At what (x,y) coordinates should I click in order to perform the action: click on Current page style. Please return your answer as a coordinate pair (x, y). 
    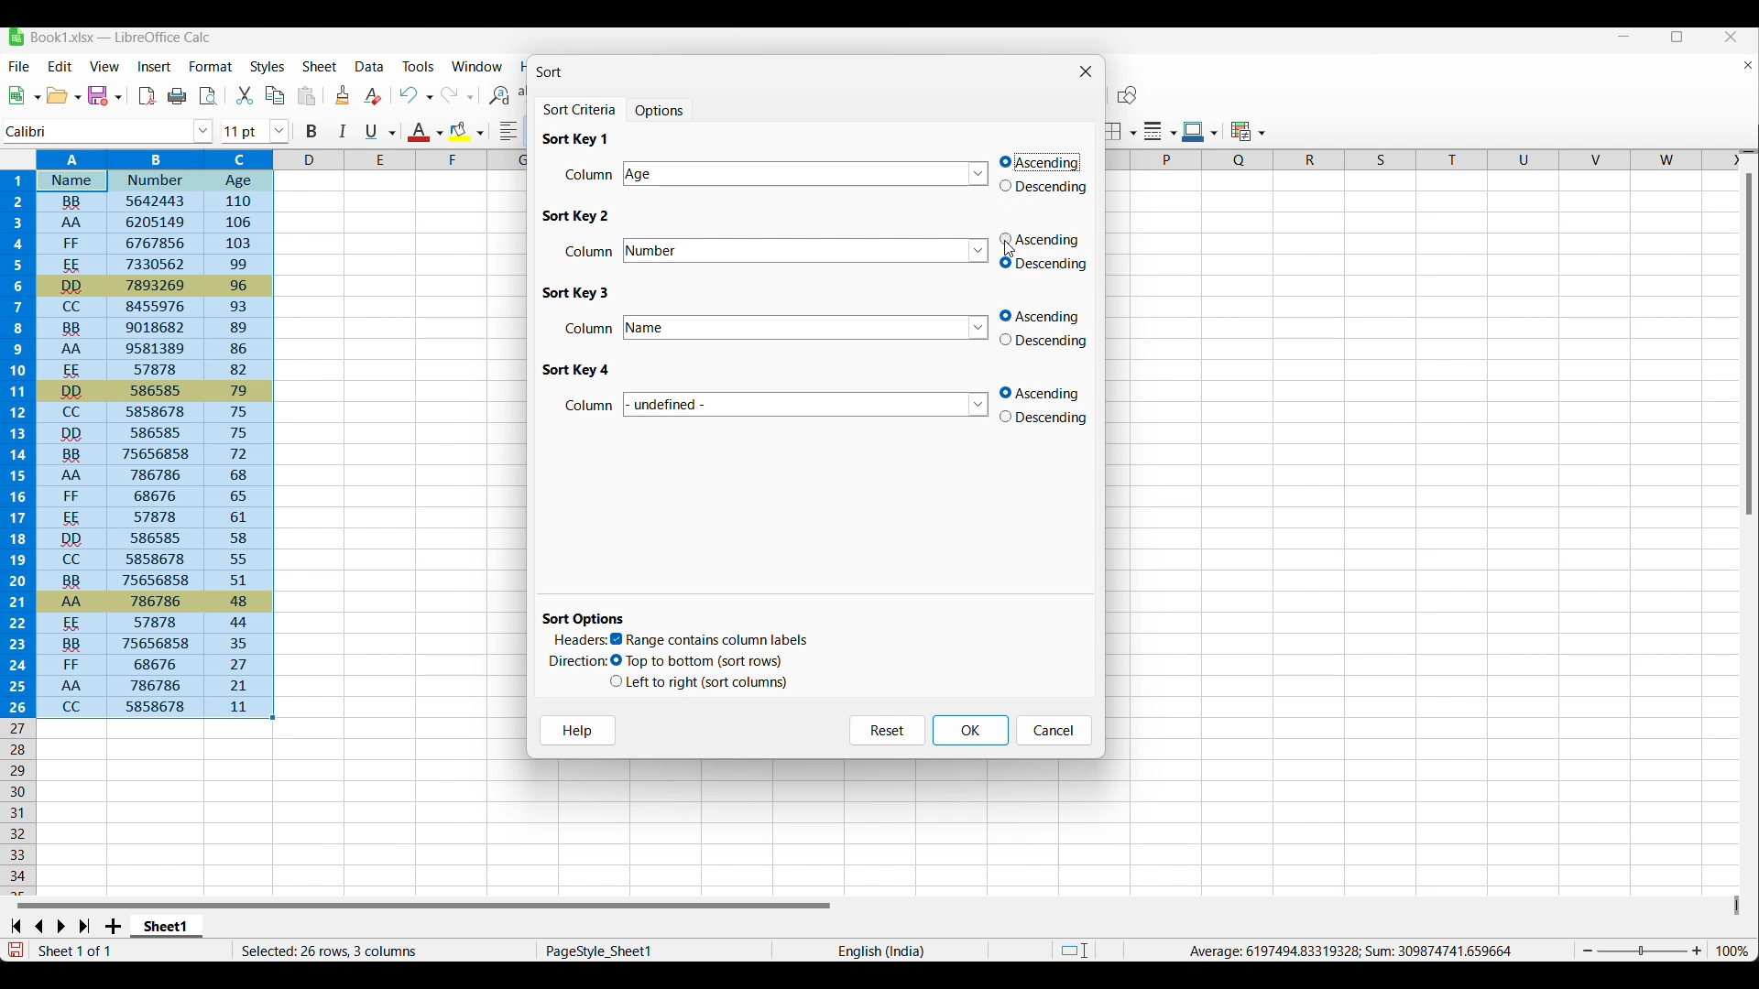
    Looking at the image, I should click on (652, 951).